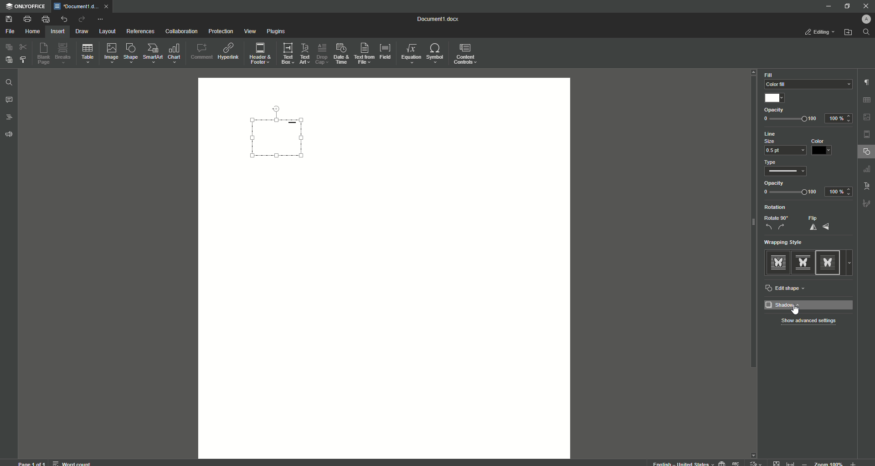  What do you see at coordinates (443, 20) in the screenshot?
I see `Document 1` at bounding box center [443, 20].